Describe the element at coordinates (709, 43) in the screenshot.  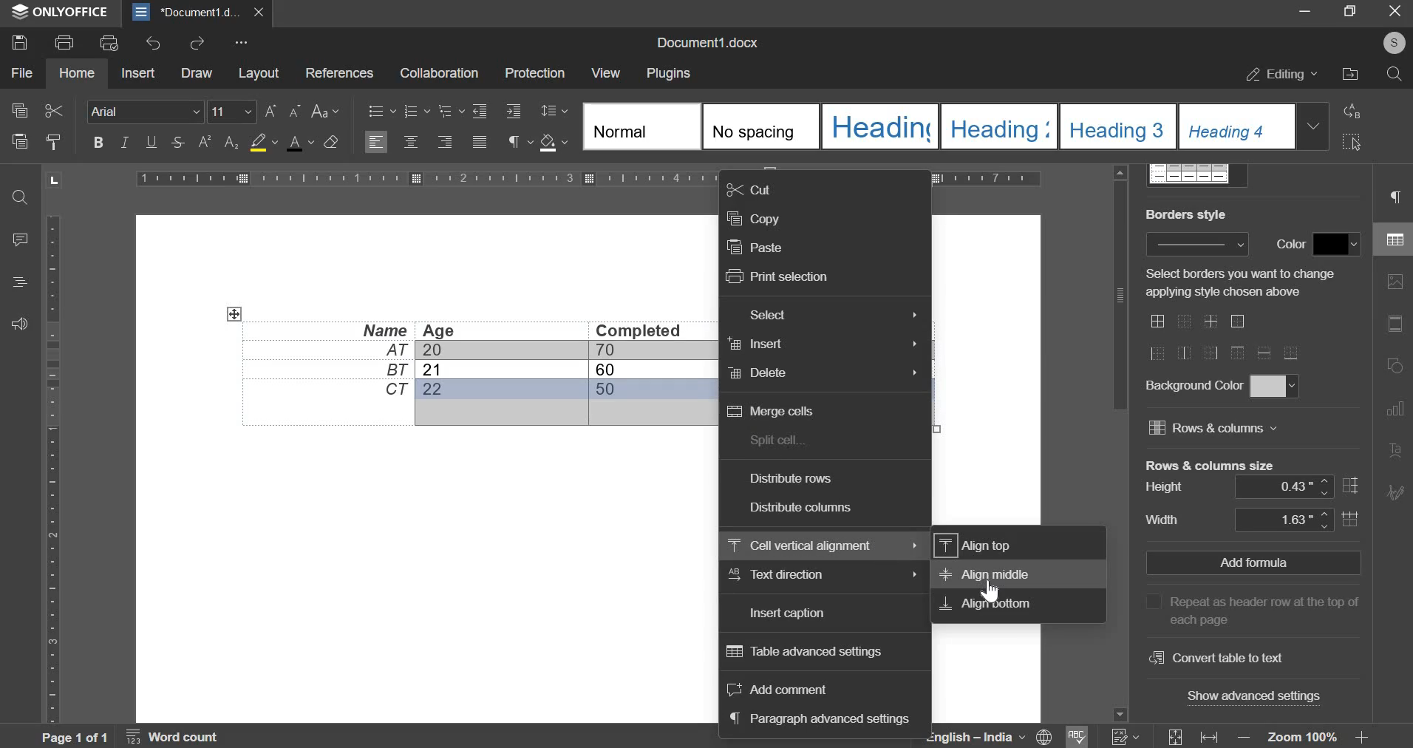
I see `Document1.docx` at that location.